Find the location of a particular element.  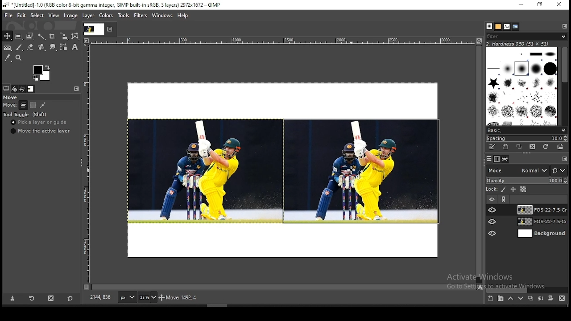

delete brush is located at coordinates (532, 147).